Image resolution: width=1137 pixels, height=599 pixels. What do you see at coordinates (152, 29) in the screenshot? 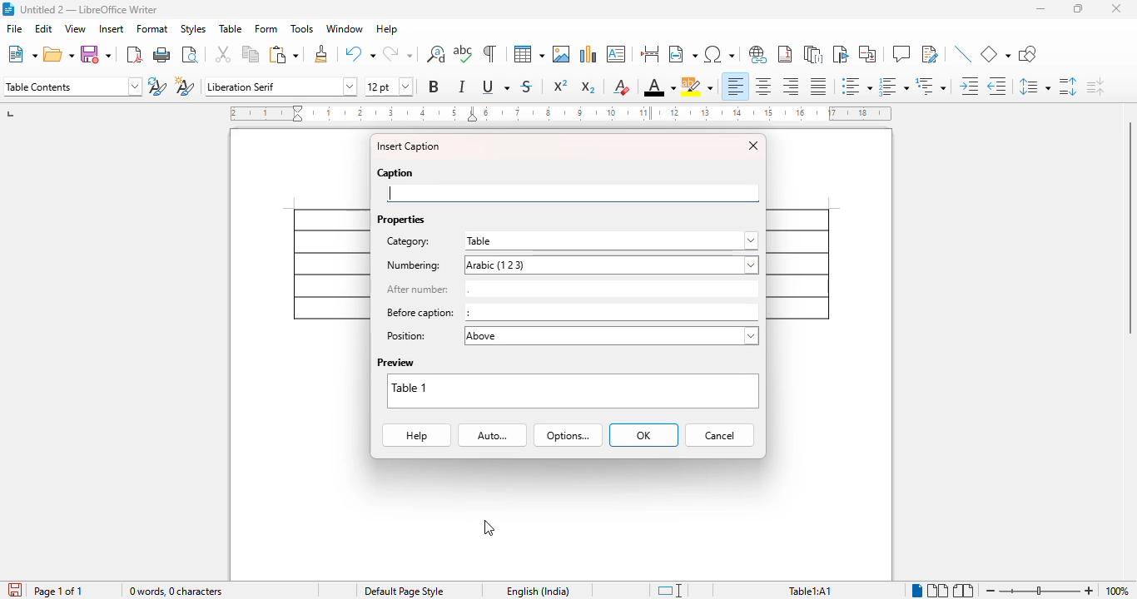
I see `format` at bounding box center [152, 29].